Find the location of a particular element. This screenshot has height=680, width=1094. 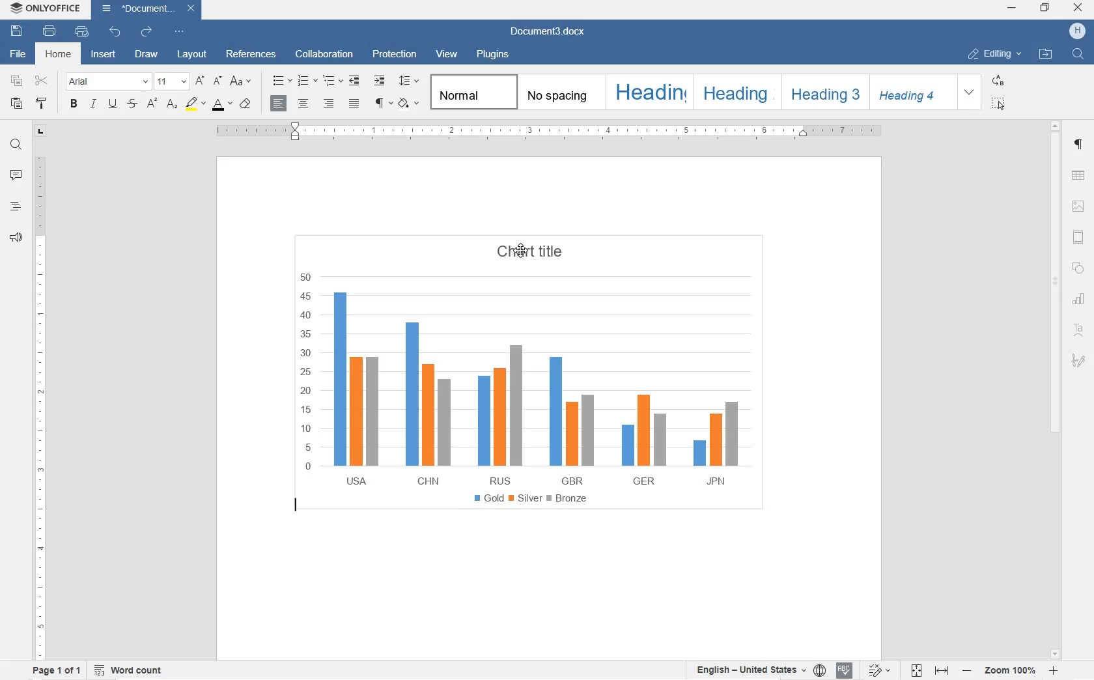

COPY STYLE is located at coordinates (42, 104).